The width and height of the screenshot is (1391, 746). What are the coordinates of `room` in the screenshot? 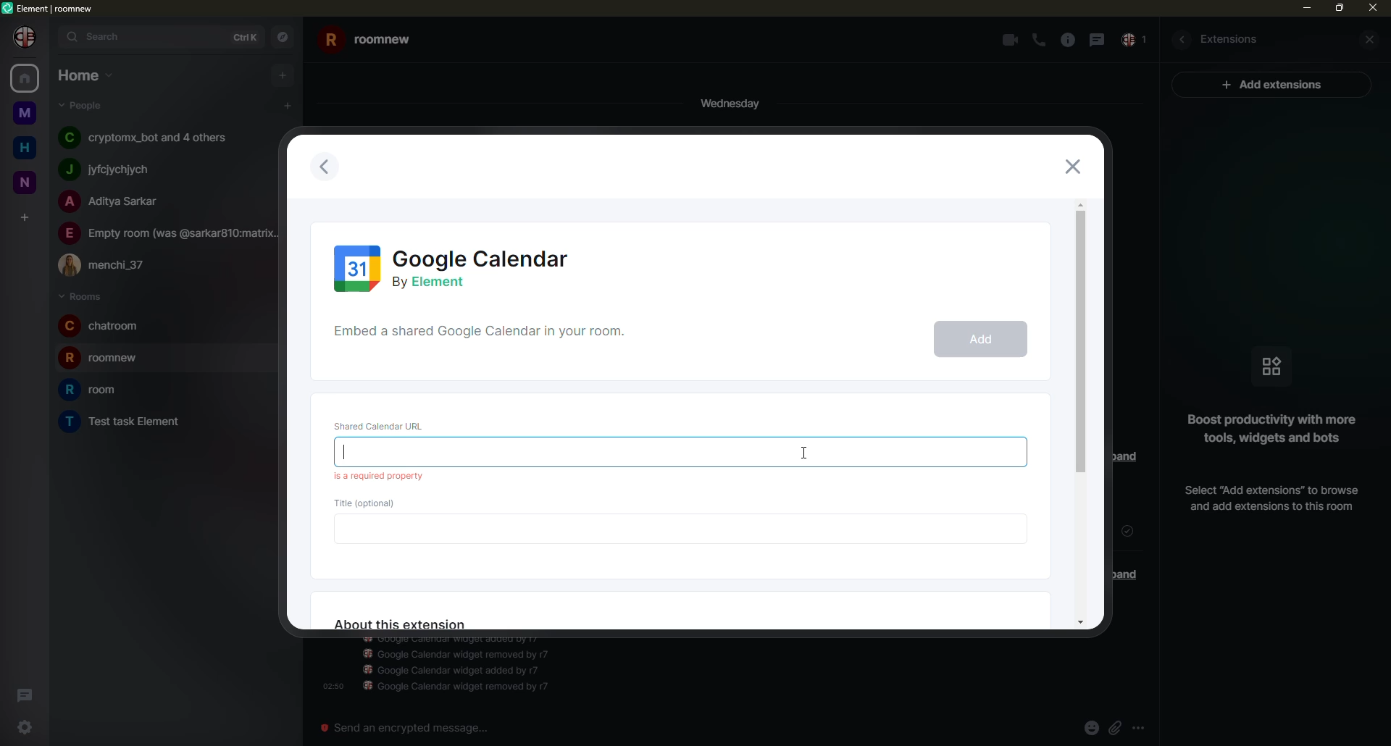 It's located at (103, 326).